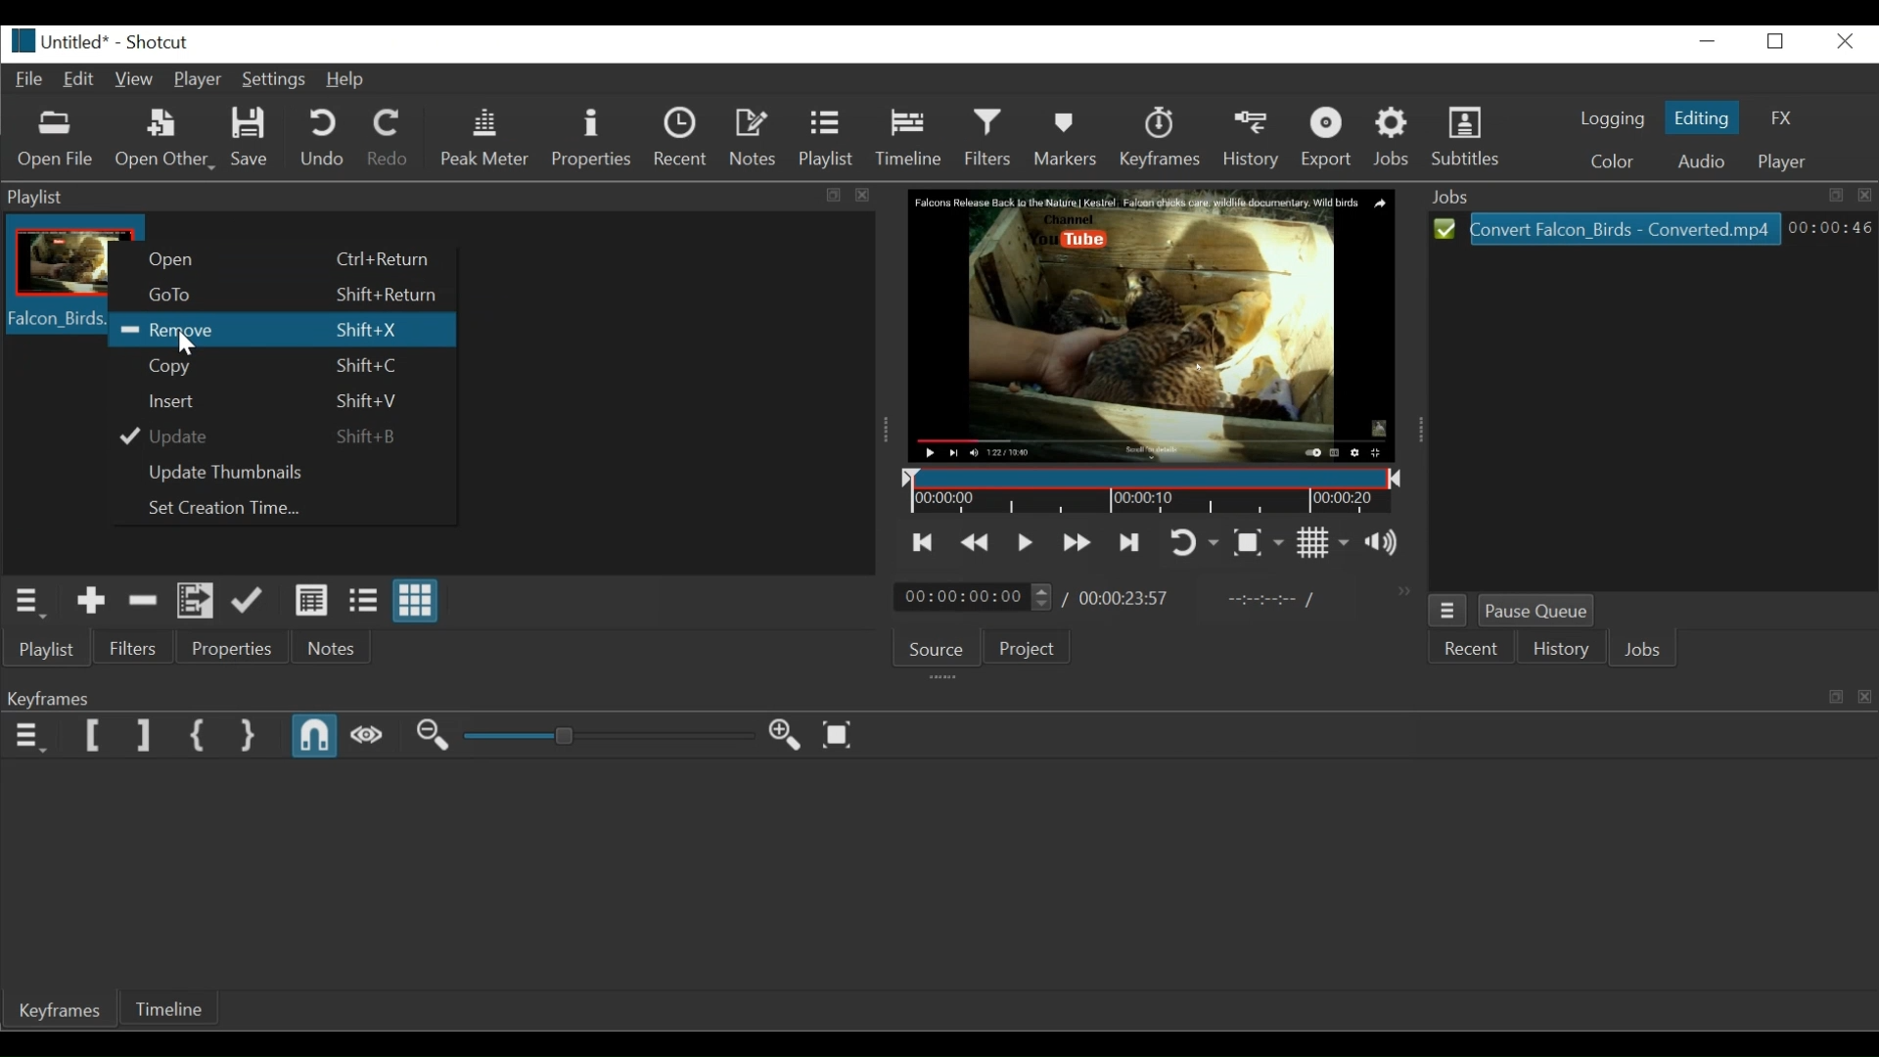  I want to click on Snap, so click(315, 737).